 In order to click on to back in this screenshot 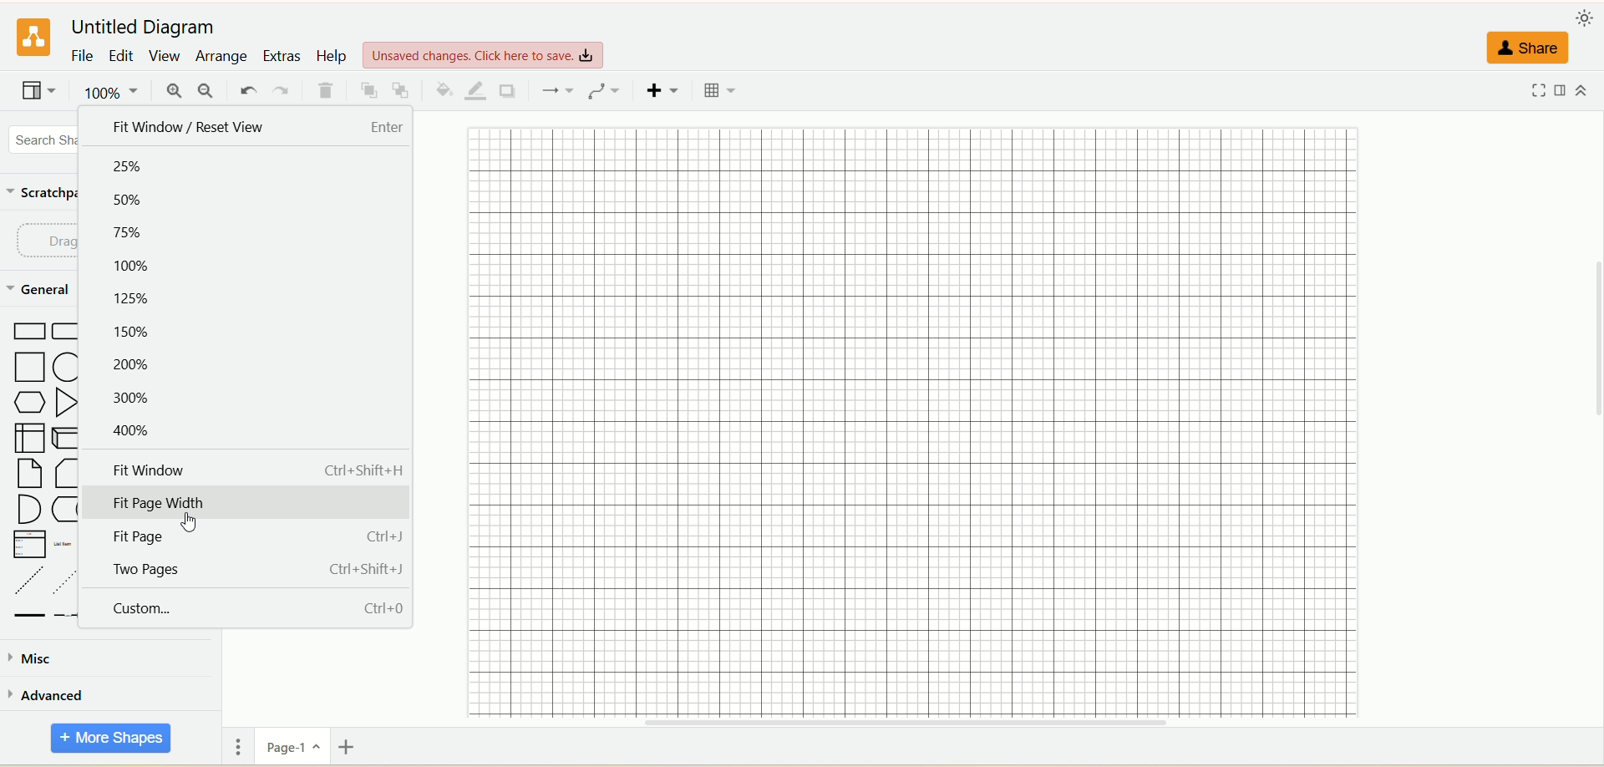, I will do `click(404, 90)`.